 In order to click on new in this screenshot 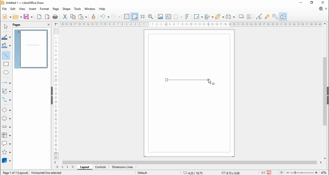, I will do `click(6, 17)`.